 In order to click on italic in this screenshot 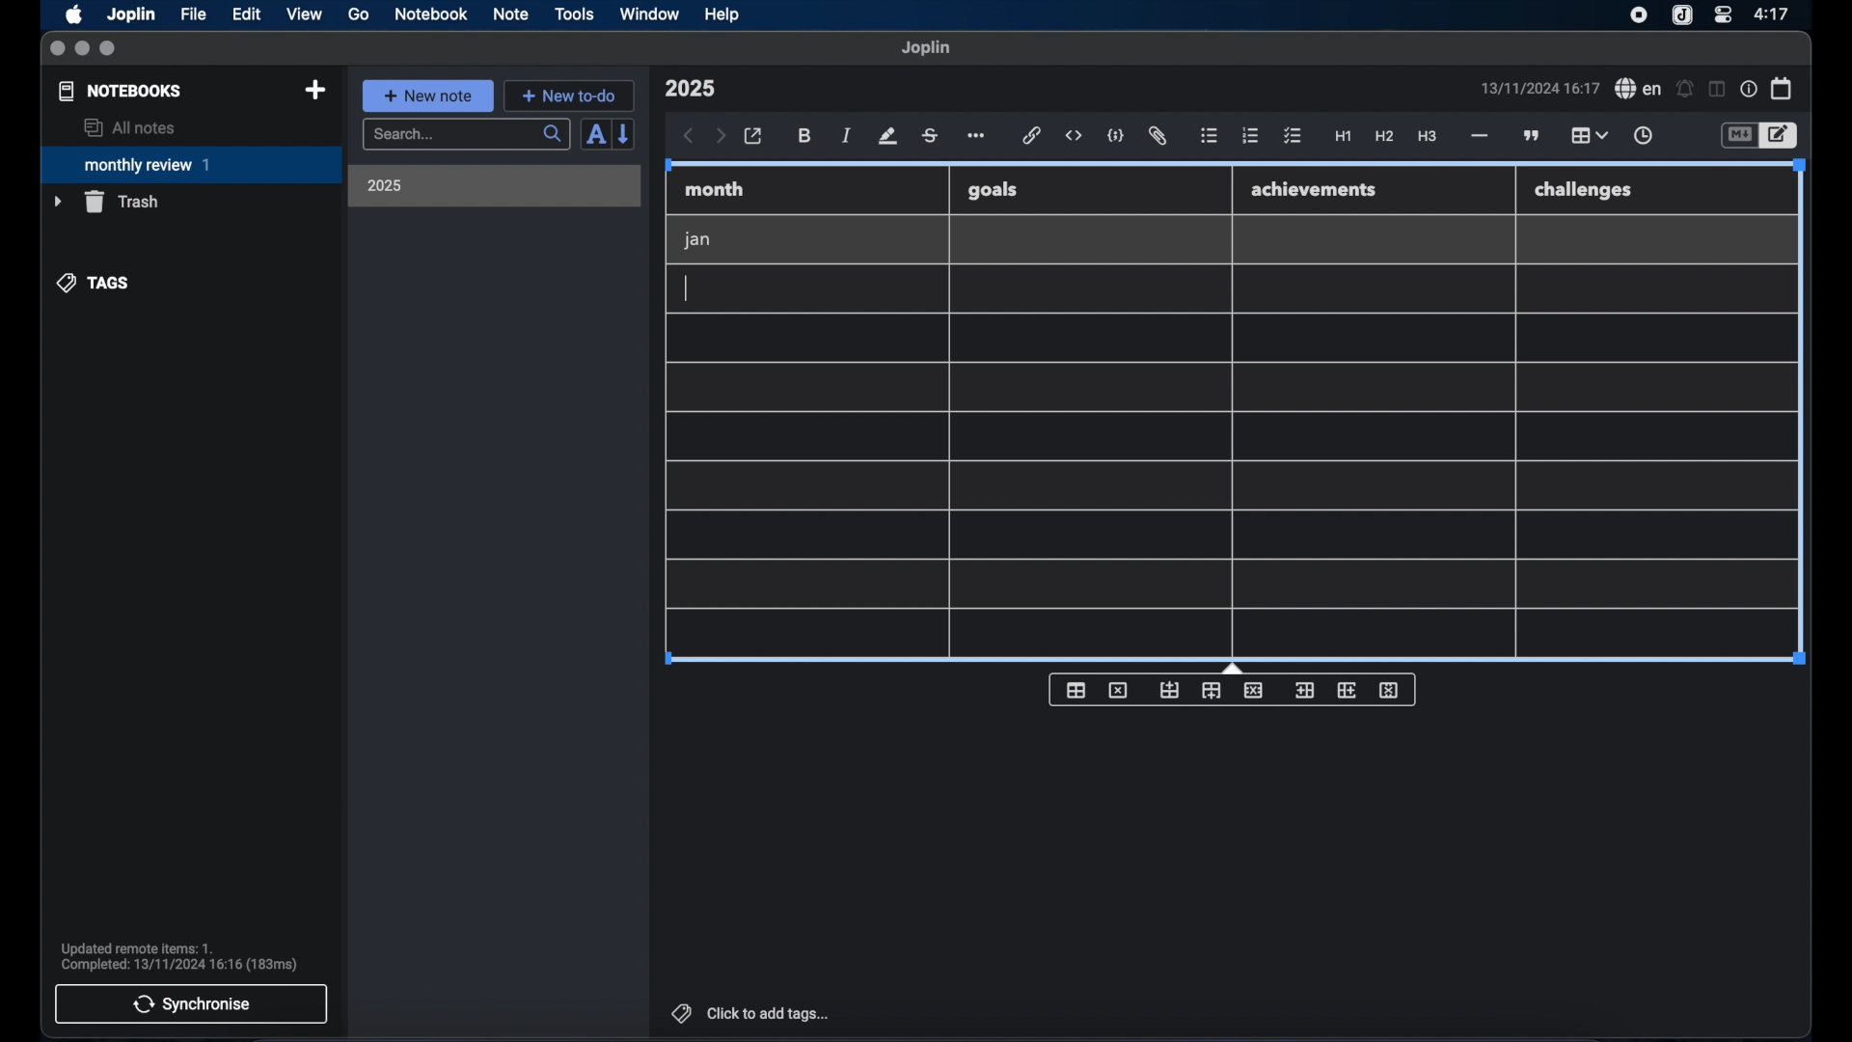, I will do `click(847, 135)`.